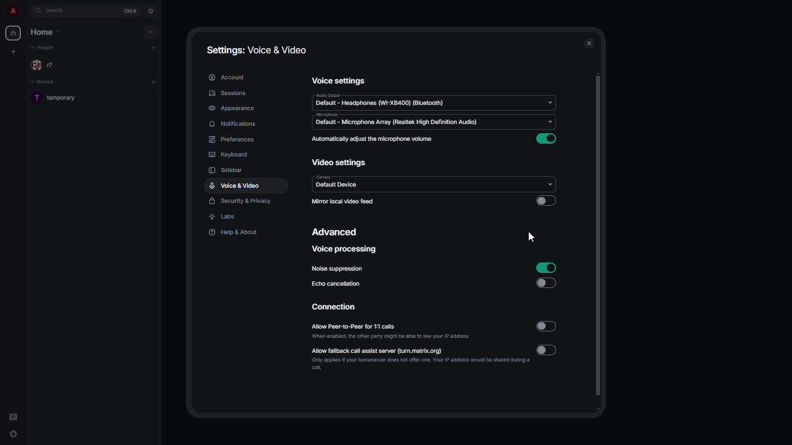  What do you see at coordinates (339, 80) in the screenshot?
I see `voice settings` at bounding box center [339, 80].